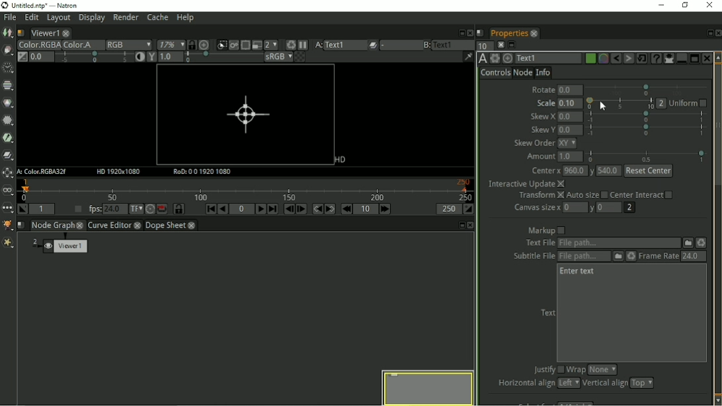 Image resolution: width=722 pixels, height=406 pixels. I want to click on Center, so click(602, 171).